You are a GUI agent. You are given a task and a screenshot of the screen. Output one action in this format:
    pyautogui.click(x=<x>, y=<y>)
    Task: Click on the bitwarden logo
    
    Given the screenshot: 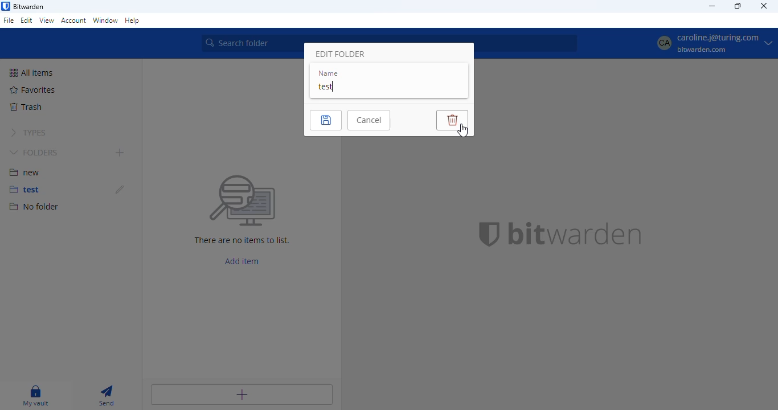 What is the action you would take?
    pyautogui.click(x=488, y=232)
    